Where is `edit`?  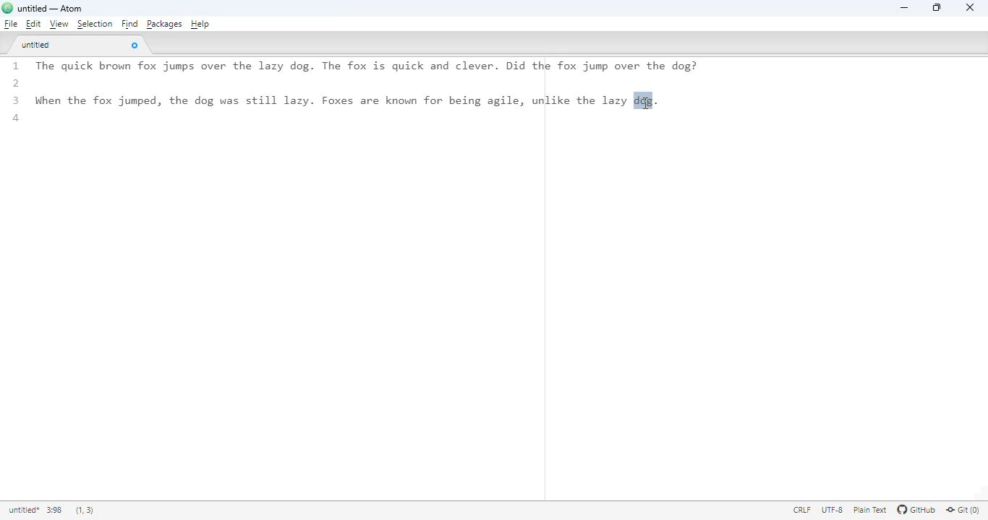
edit is located at coordinates (33, 24).